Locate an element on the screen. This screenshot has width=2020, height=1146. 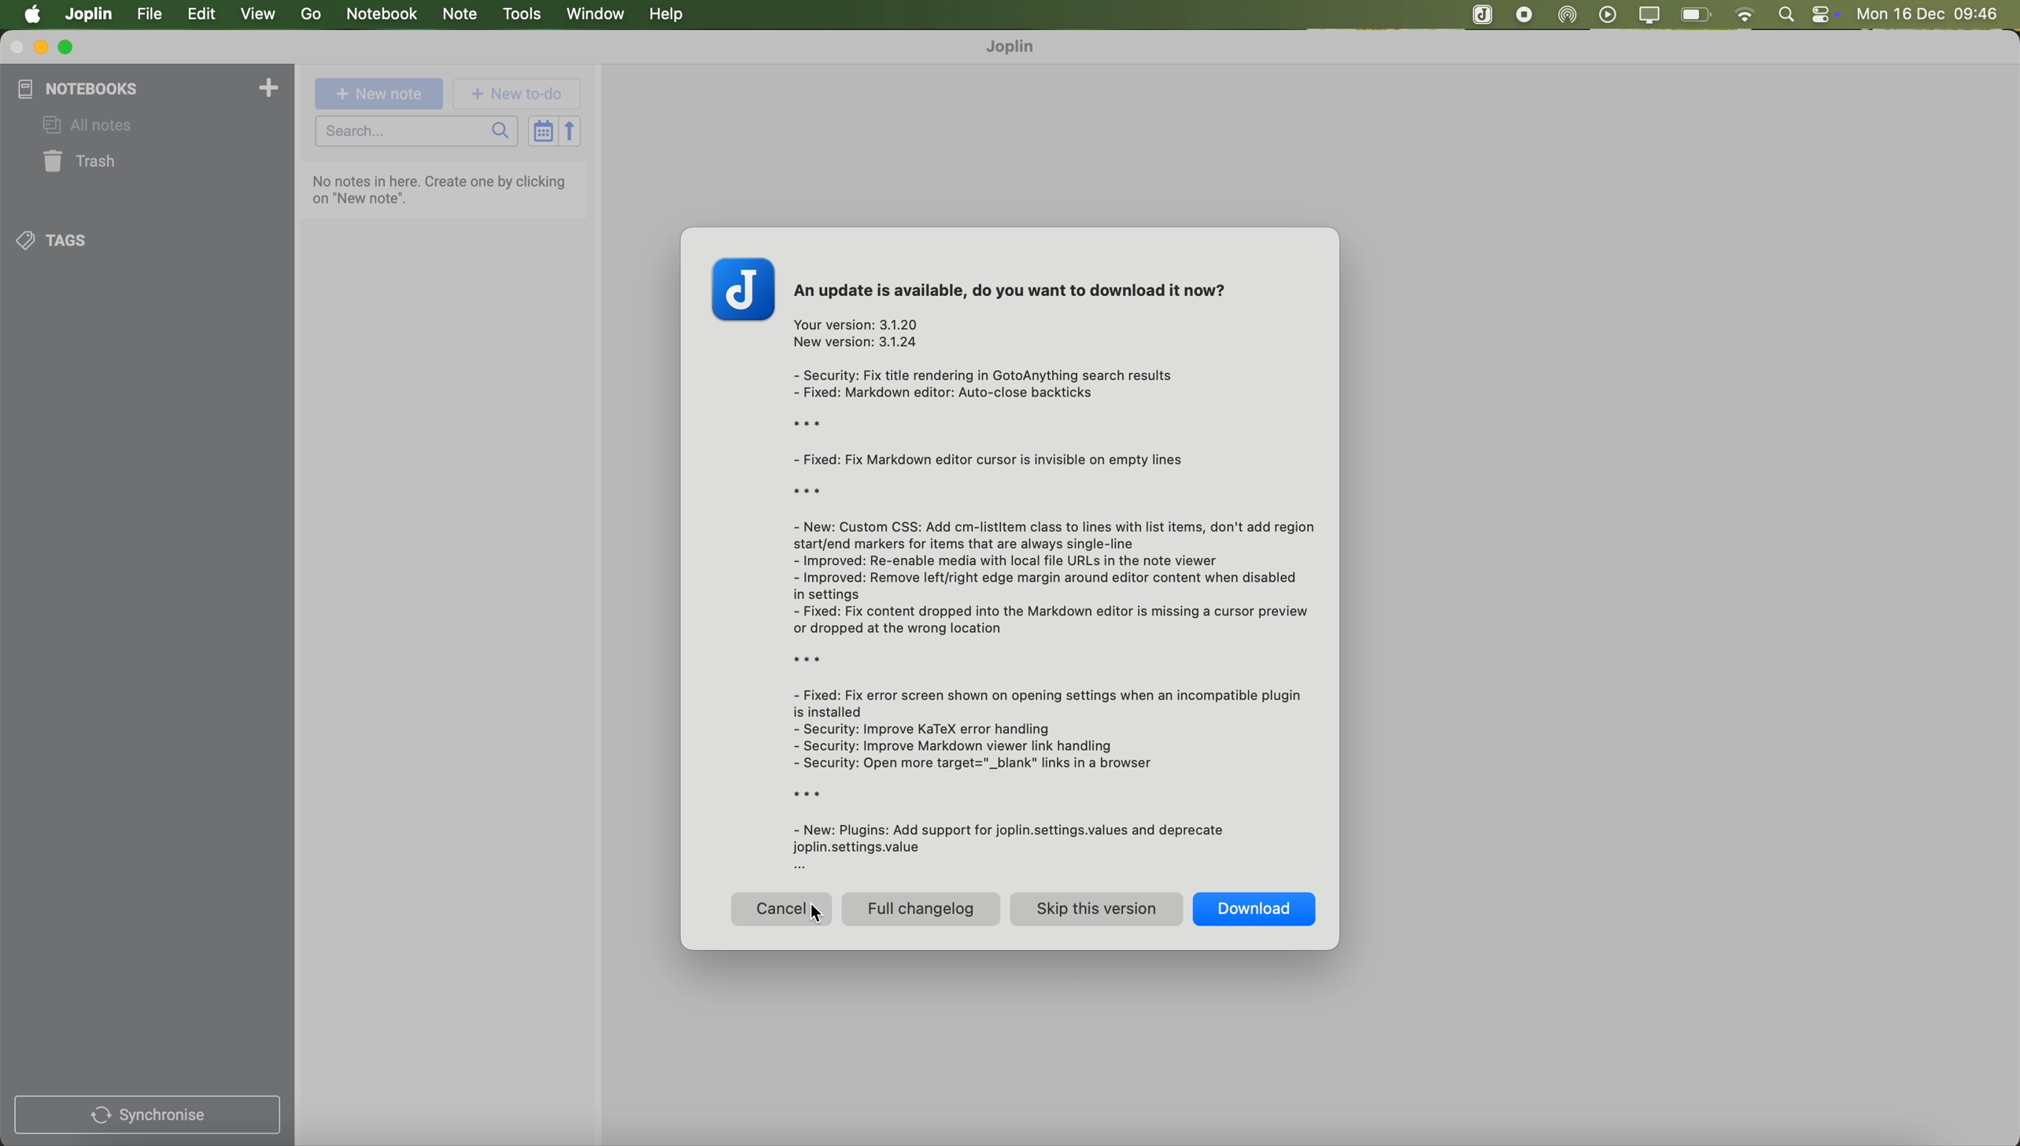
maximize is located at coordinates (69, 48).